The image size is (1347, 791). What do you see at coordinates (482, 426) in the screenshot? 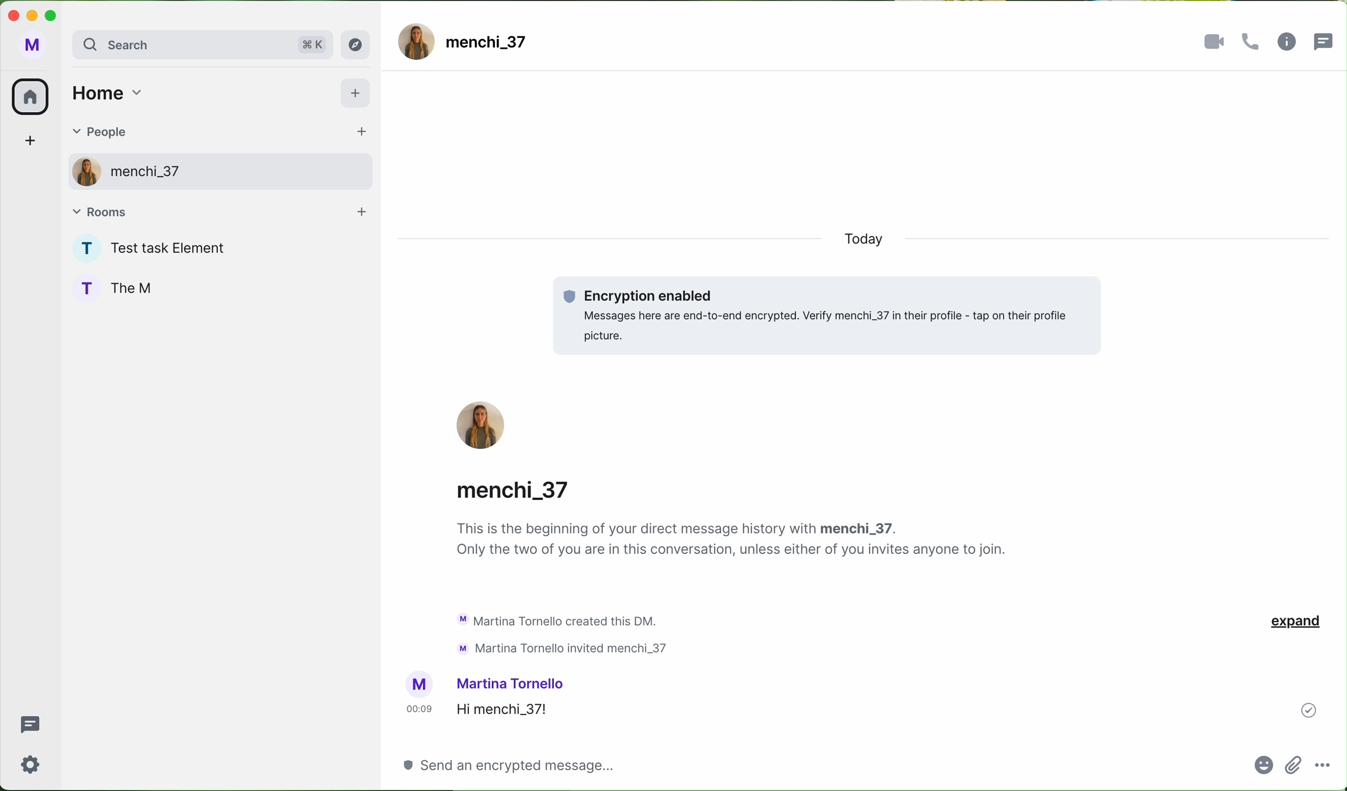
I see `profile picture` at bounding box center [482, 426].